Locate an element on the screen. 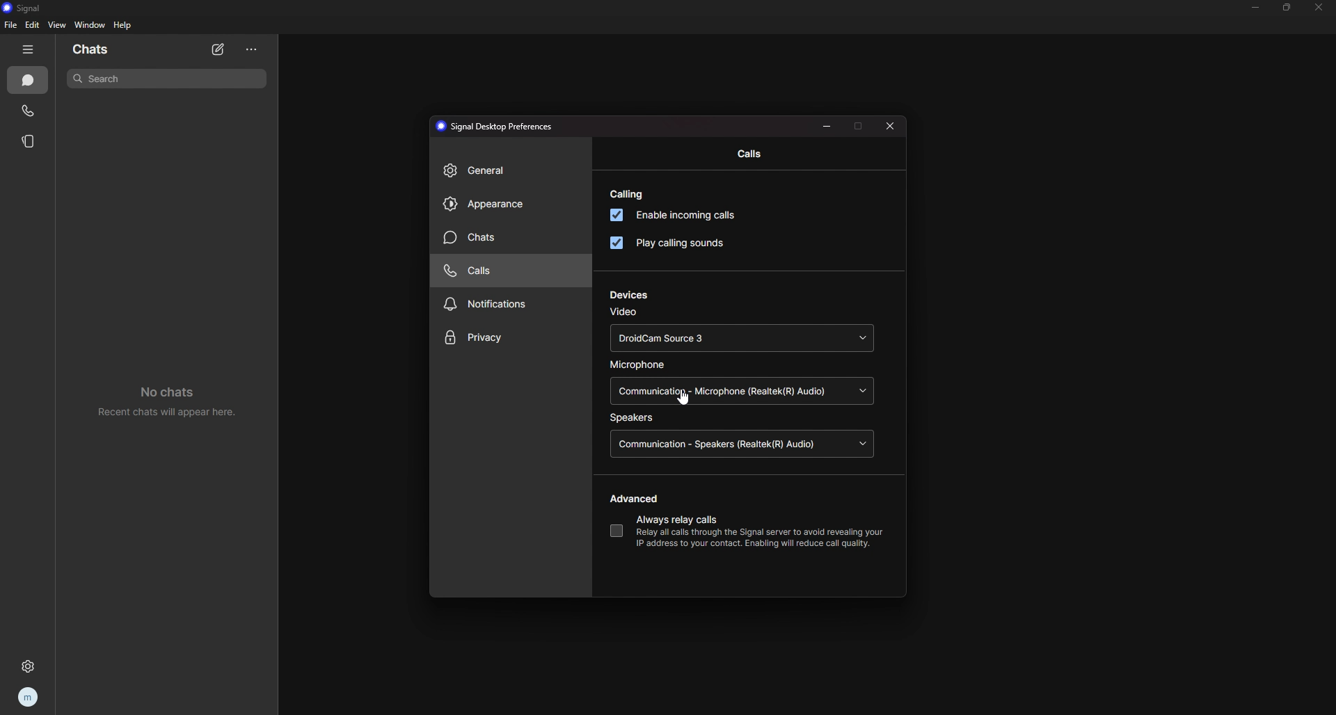 The image size is (1336, 715). resize is located at coordinates (1287, 8).